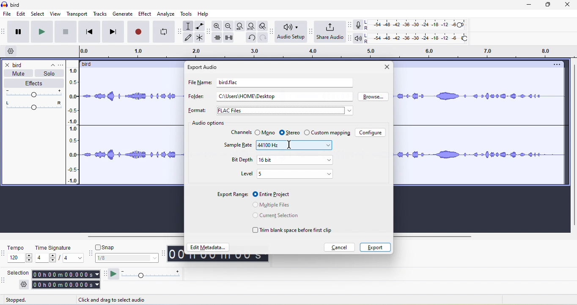 This screenshot has width=577, height=305. Describe the element at coordinates (294, 145) in the screenshot. I see `44100 Hz` at that location.